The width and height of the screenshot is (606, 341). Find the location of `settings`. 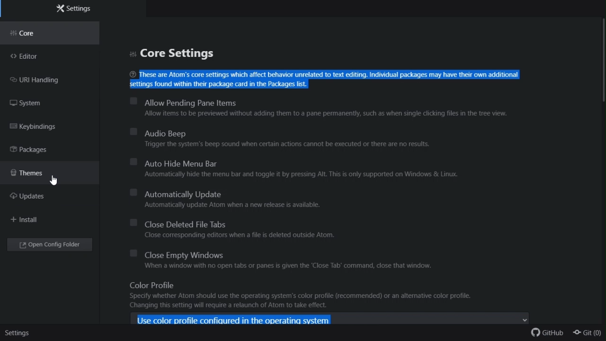

settings is located at coordinates (18, 333).